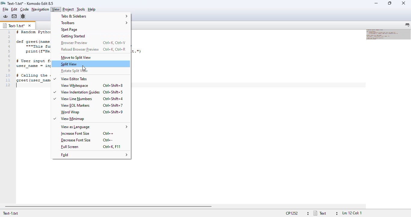 The height and width of the screenshot is (217, 411). Describe the element at coordinates (69, 64) in the screenshot. I see `split view` at that location.